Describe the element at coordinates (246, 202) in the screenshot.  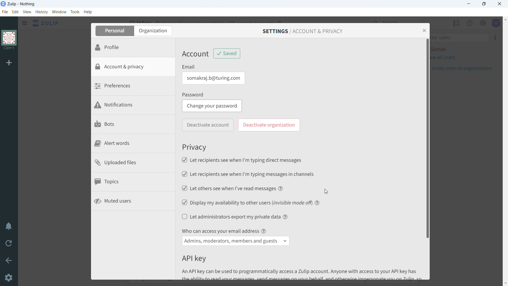
I see `display my availibility to other users` at that location.